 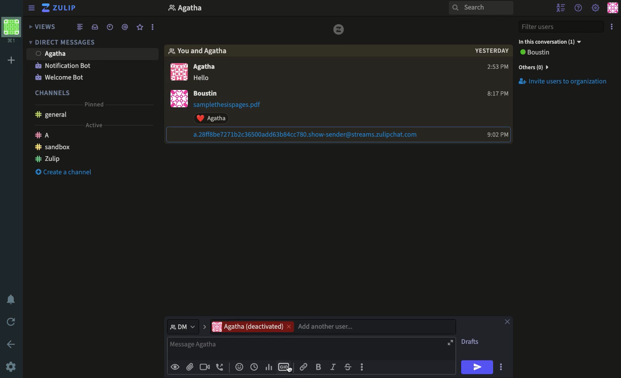 What do you see at coordinates (54, 53) in the screenshot?
I see `User` at bounding box center [54, 53].